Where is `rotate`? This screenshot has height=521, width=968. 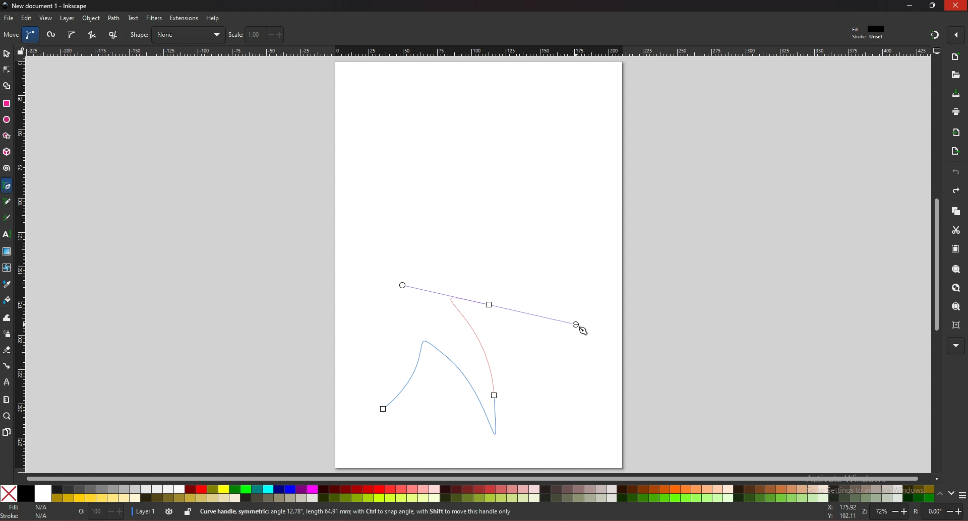
rotate is located at coordinates (937, 512).